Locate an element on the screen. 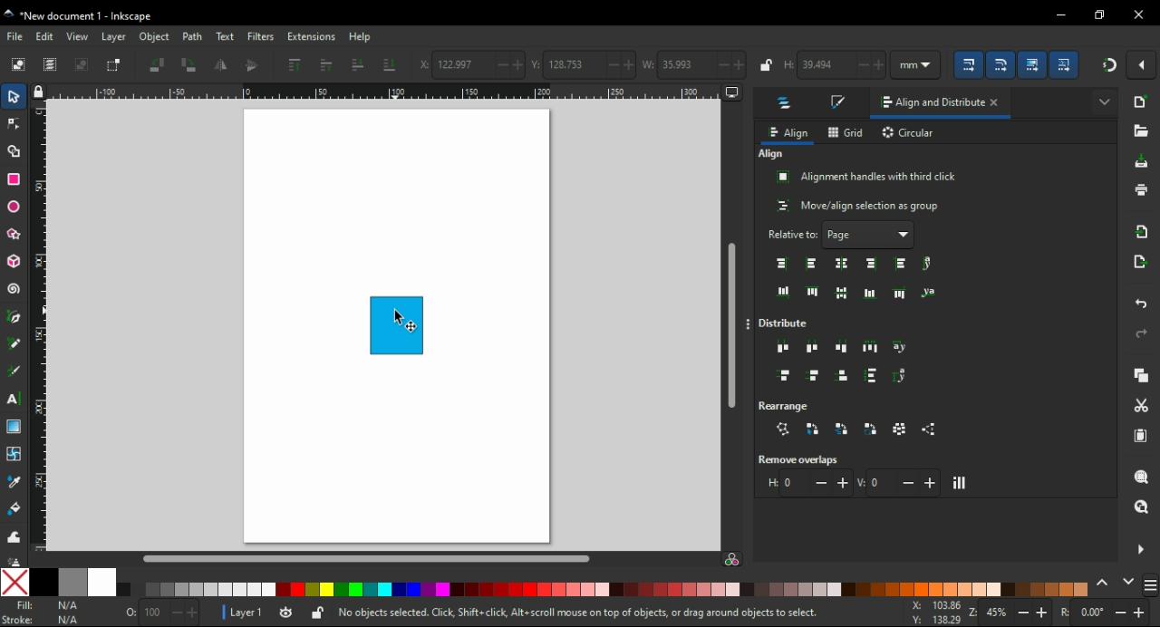 The height and width of the screenshot is (627, 1160). snap is located at coordinates (1111, 68).